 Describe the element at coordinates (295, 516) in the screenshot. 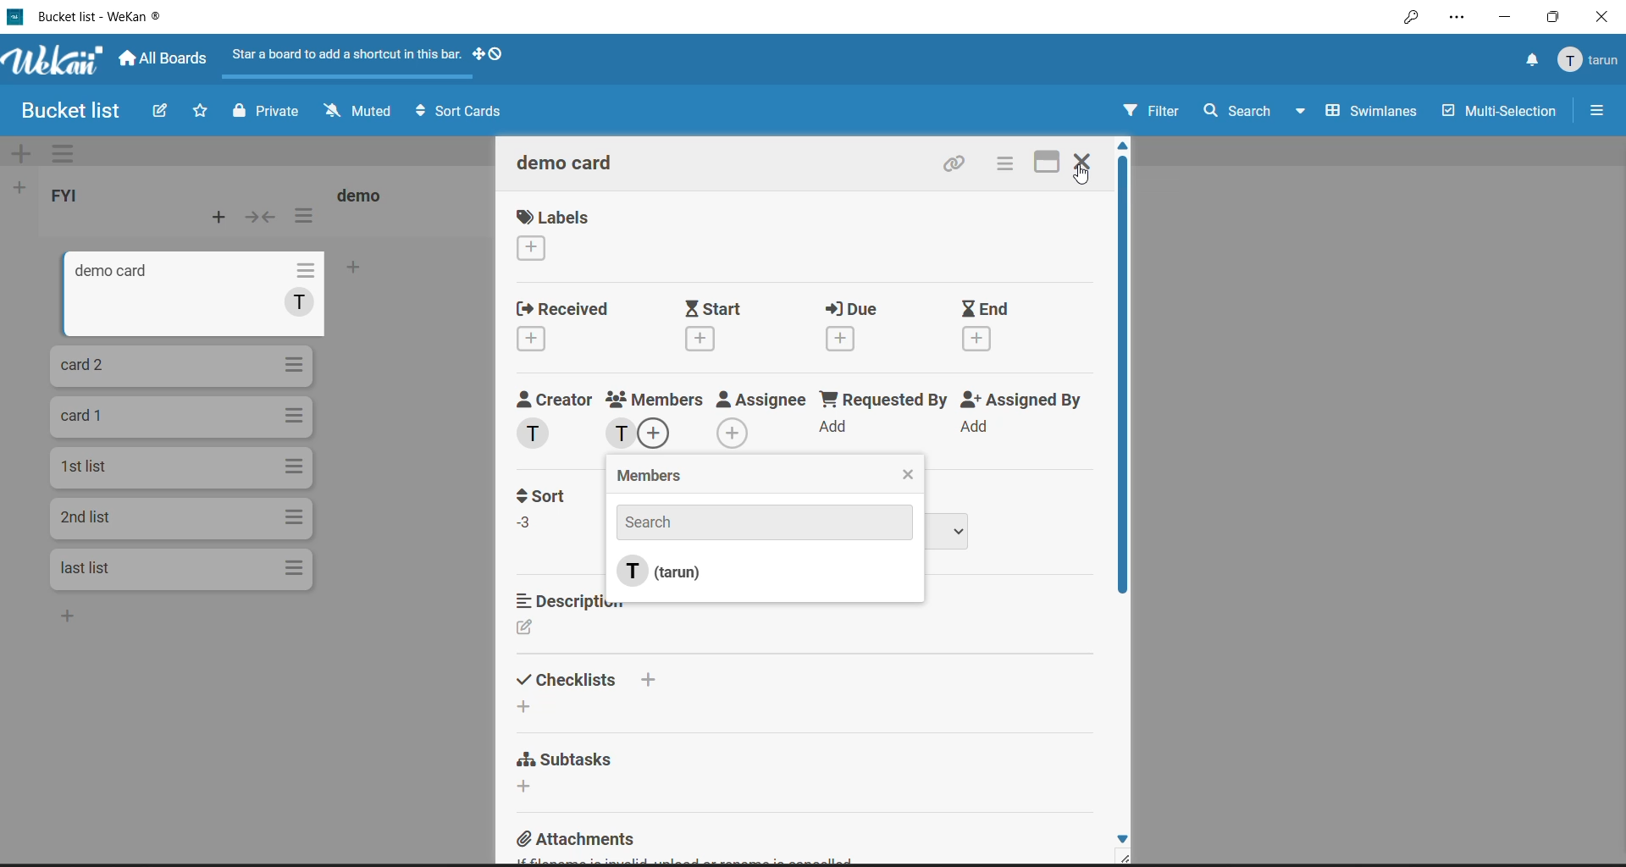

I see `card actions` at that location.